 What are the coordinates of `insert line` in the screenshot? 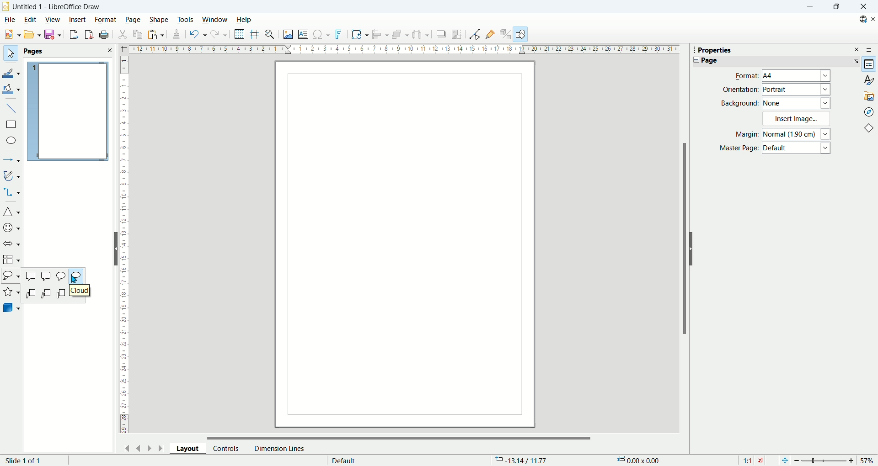 It's located at (11, 107).